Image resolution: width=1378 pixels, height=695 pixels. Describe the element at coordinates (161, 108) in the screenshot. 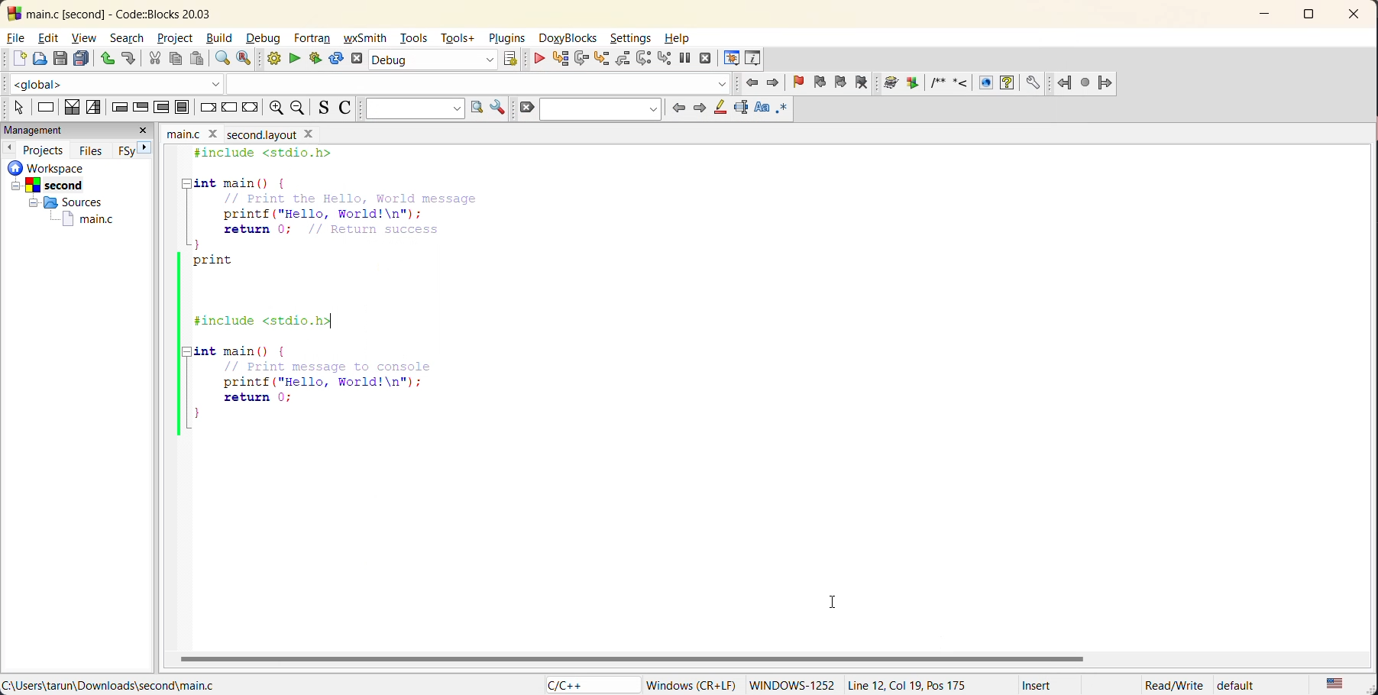

I see `counting loop` at that location.